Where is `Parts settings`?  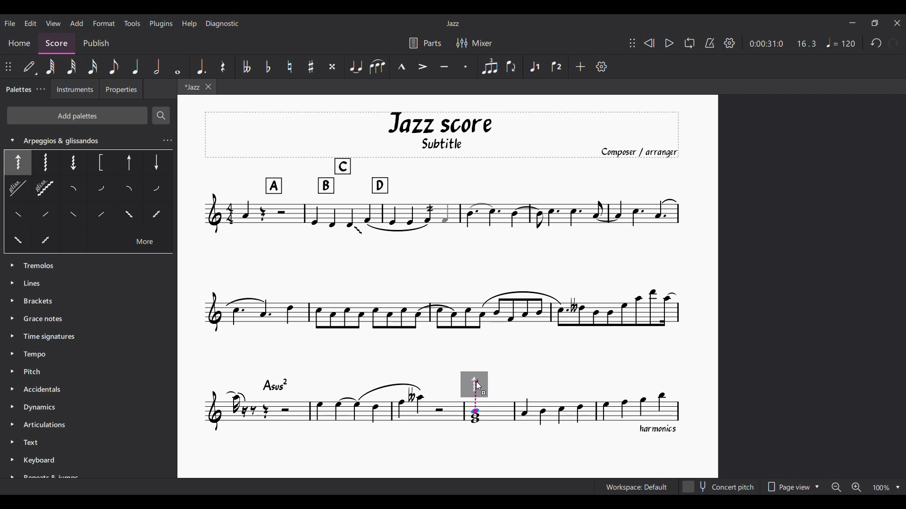
Parts settings is located at coordinates (426, 43).